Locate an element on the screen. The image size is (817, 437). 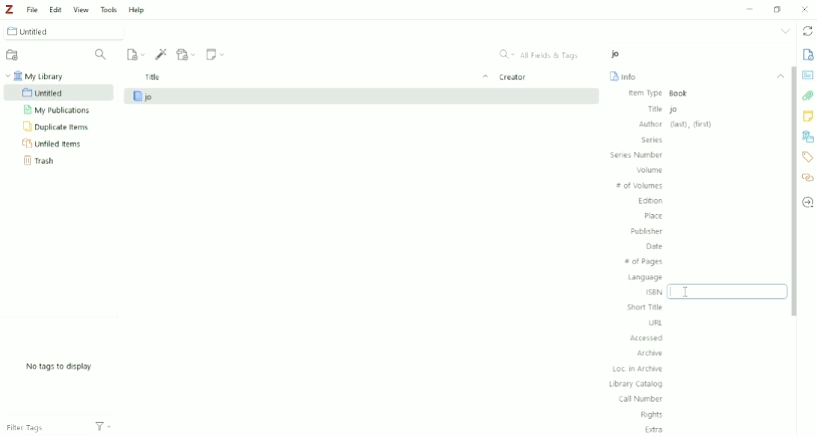
New Note is located at coordinates (216, 53).